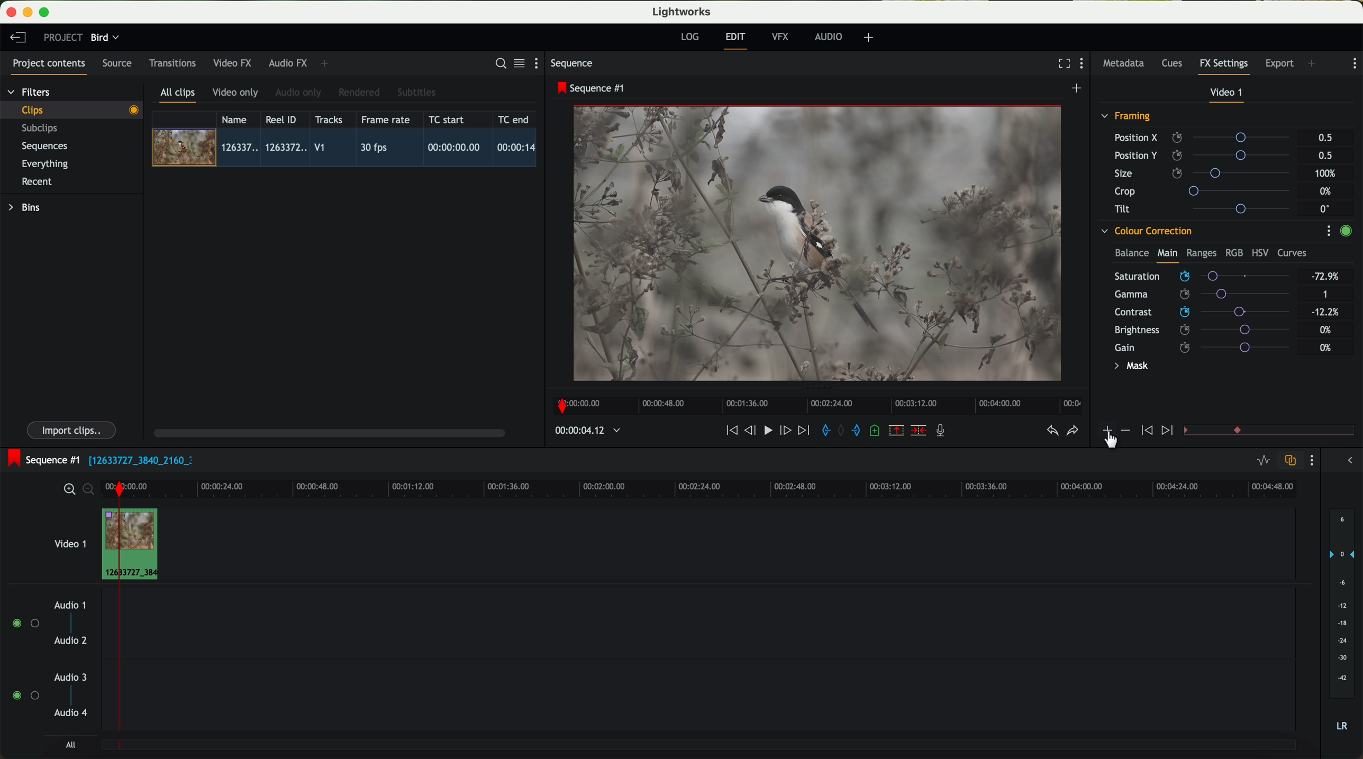 The image size is (1363, 759). I want to click on audio 2, so click(71, 641).